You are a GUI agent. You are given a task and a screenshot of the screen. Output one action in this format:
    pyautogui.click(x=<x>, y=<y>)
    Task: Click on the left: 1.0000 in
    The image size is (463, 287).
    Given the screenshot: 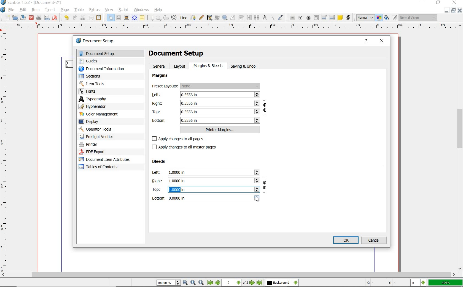 What is the action you would take?
    pyautogui.click(x=206, y=172)
    